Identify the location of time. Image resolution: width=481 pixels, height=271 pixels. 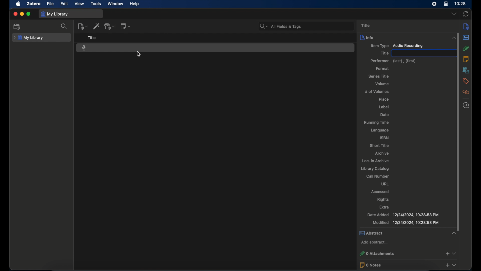
(460, 3).